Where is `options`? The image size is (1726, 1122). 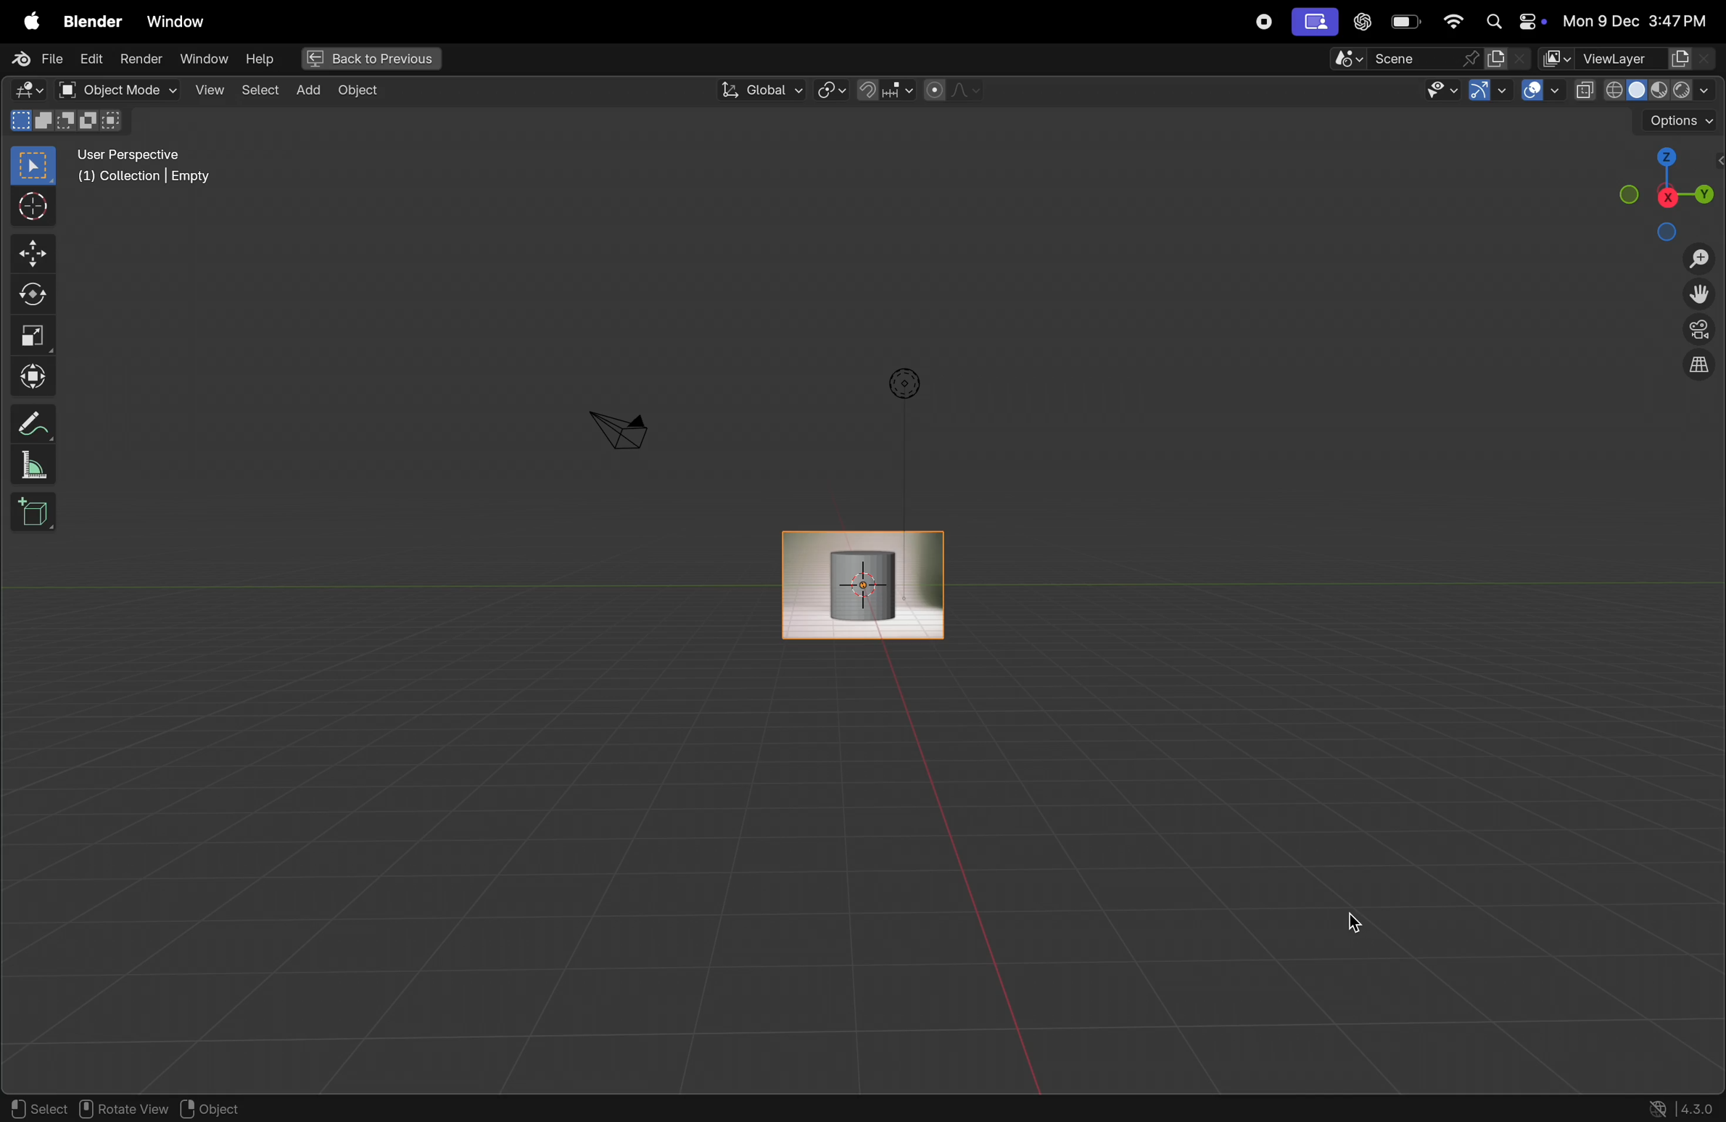
options is located at coordinates (1677, 120).